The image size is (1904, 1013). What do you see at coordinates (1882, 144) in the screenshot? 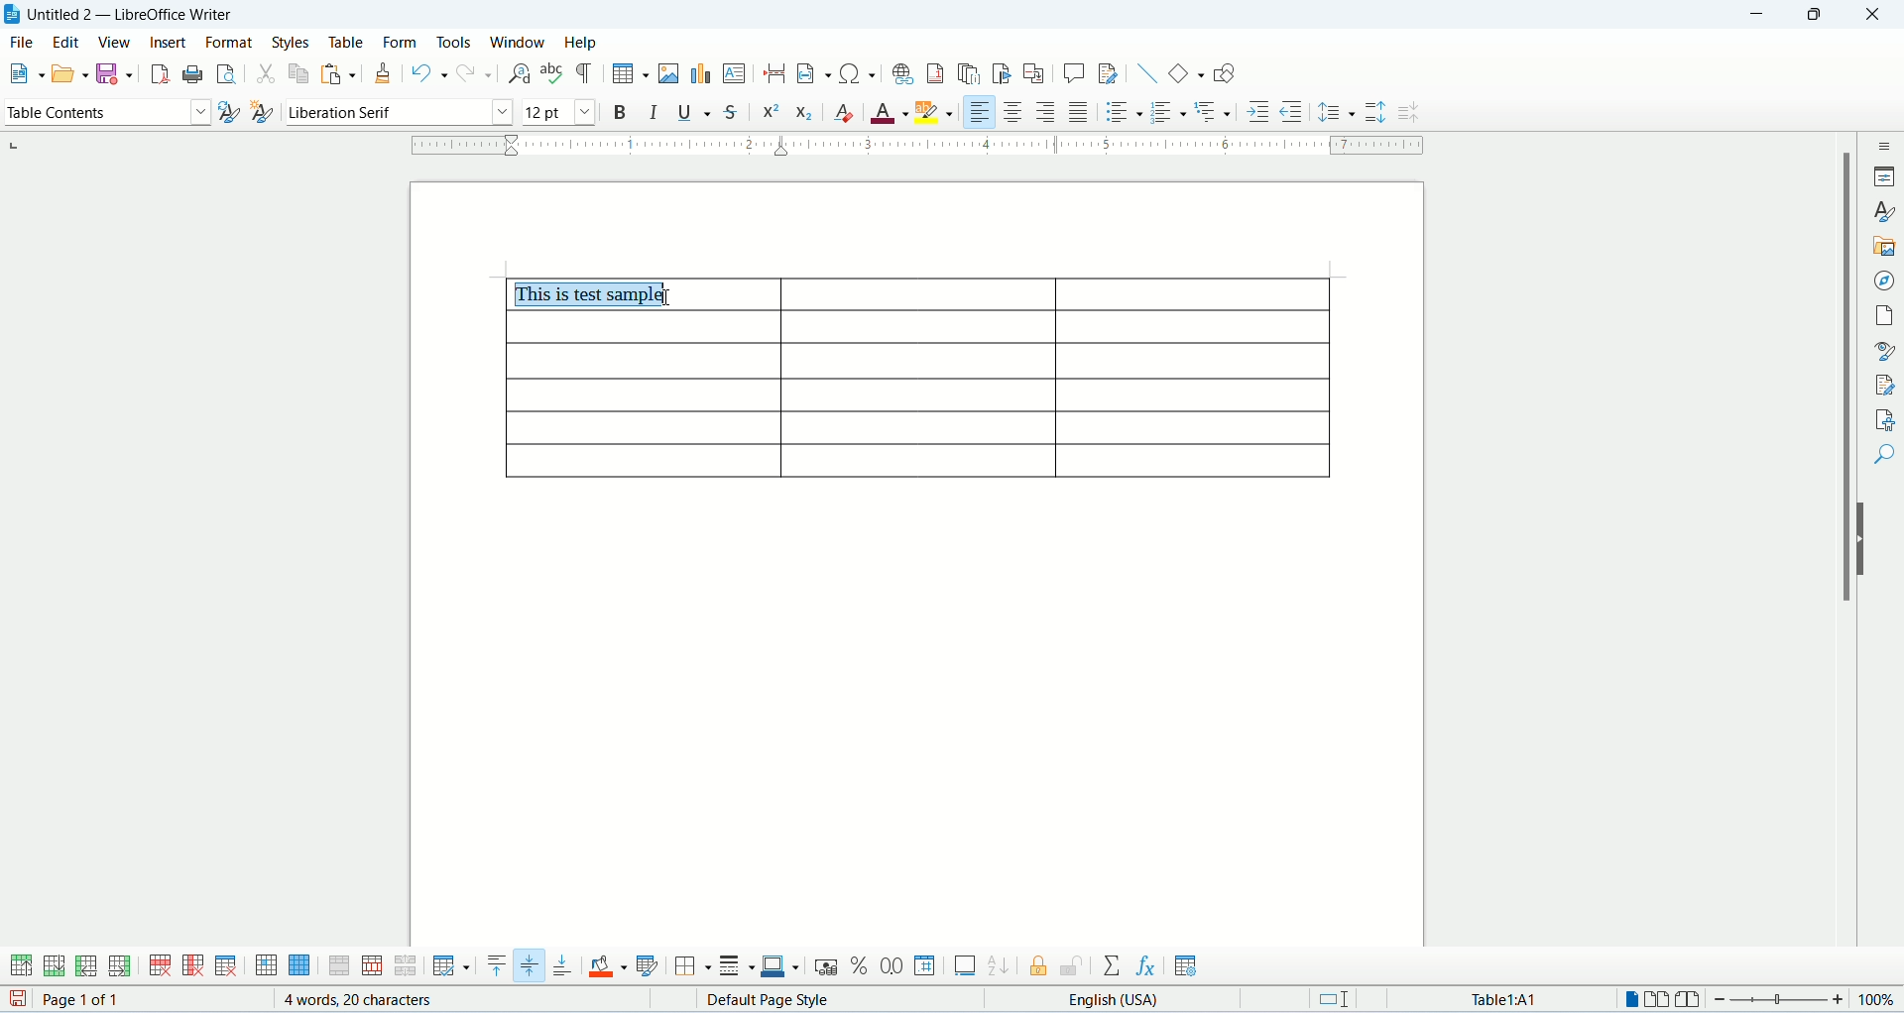
I see `sidebar settings` at bounding box center [1882, 144].